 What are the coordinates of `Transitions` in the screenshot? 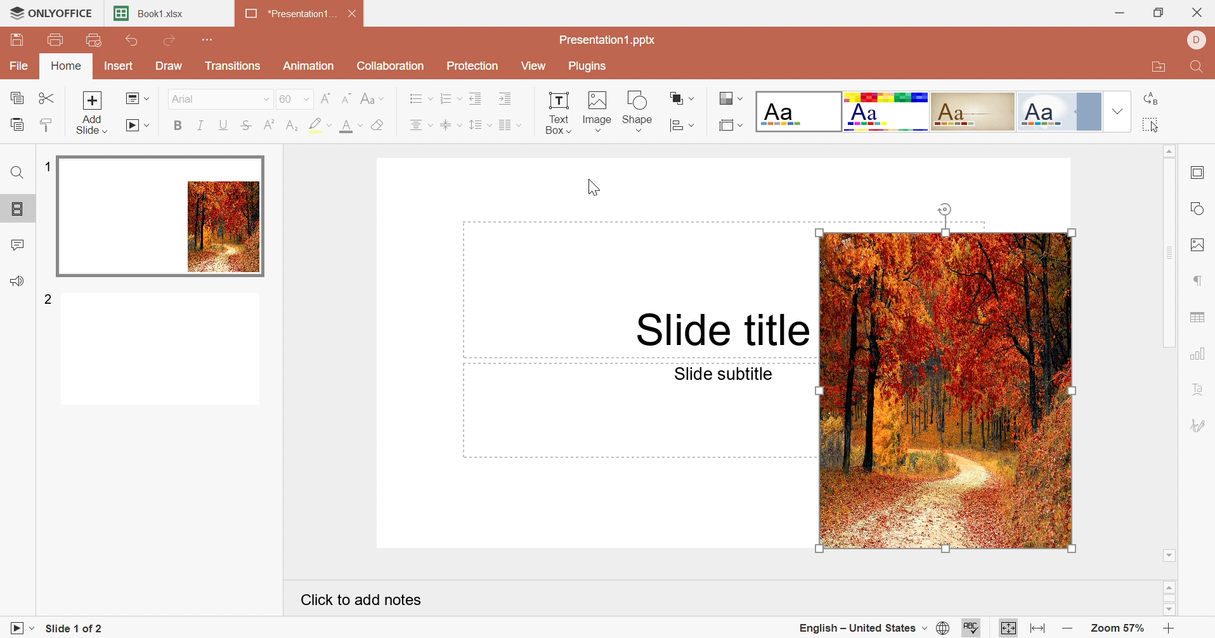 It's located at (234, 67).